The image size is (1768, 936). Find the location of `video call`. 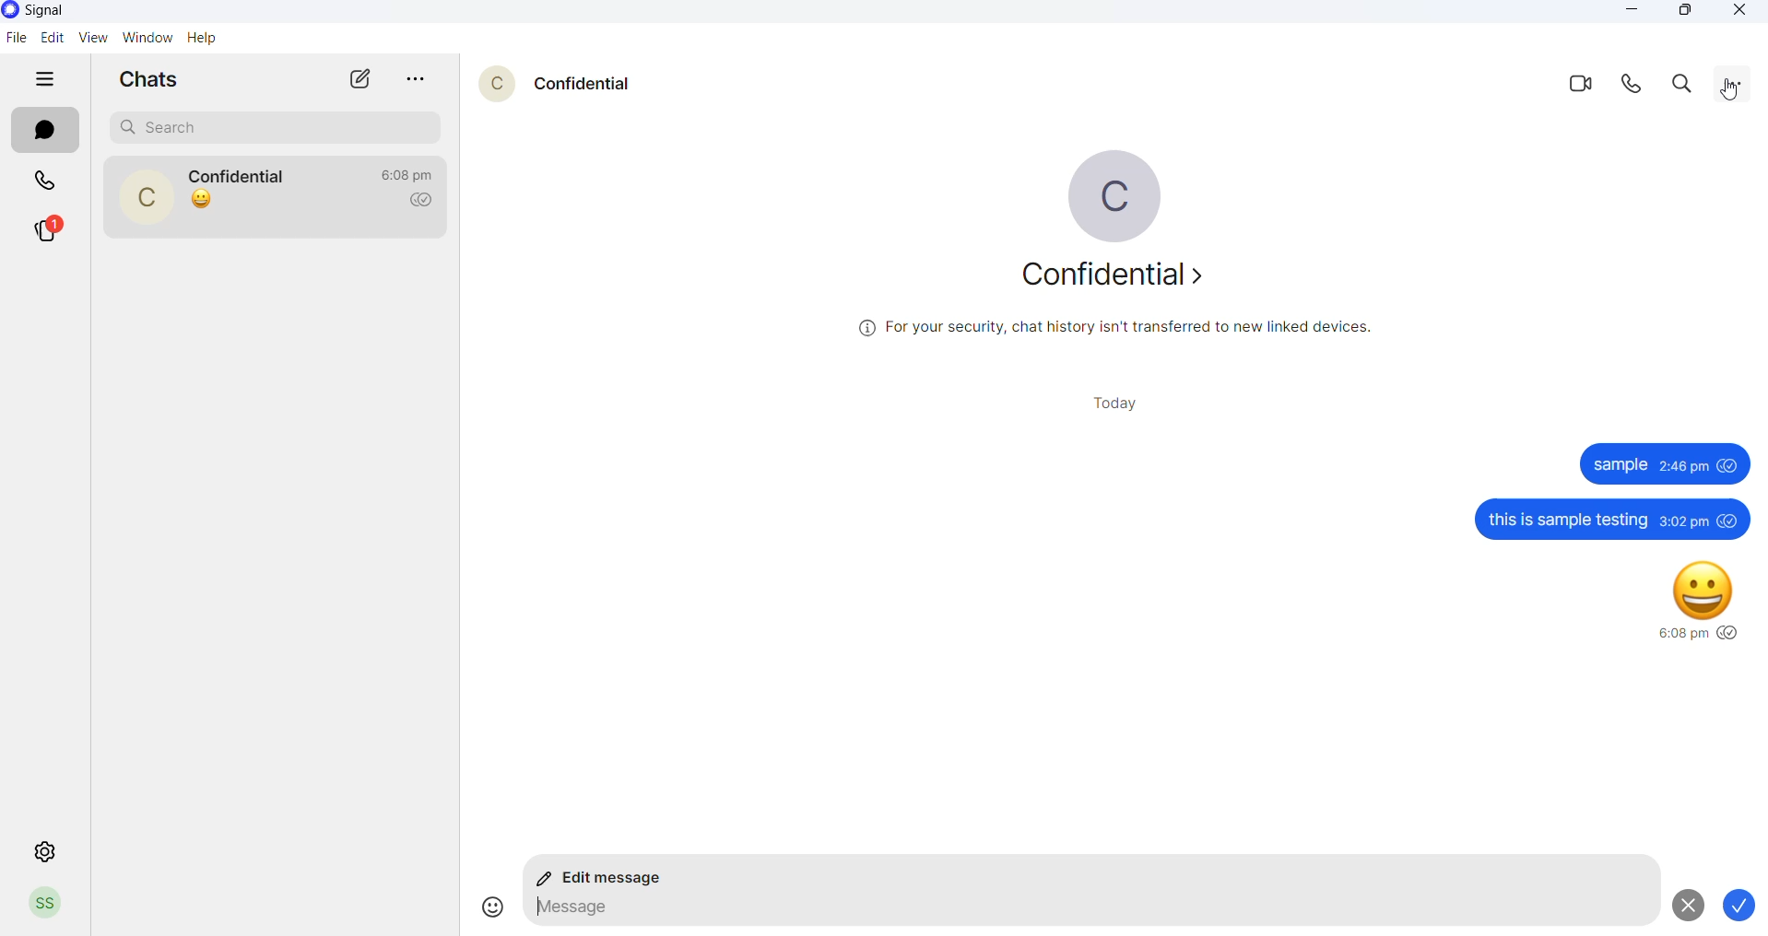

video call is located at coordinates (1571, 84).